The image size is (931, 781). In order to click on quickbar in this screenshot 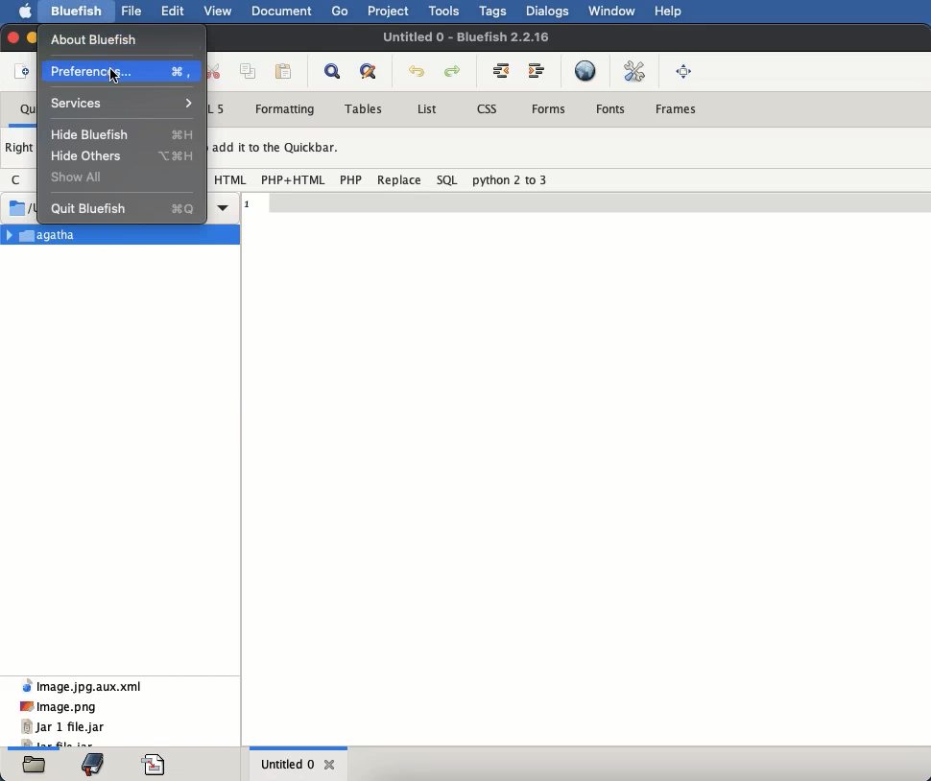, I will do `click(27, 109)`.